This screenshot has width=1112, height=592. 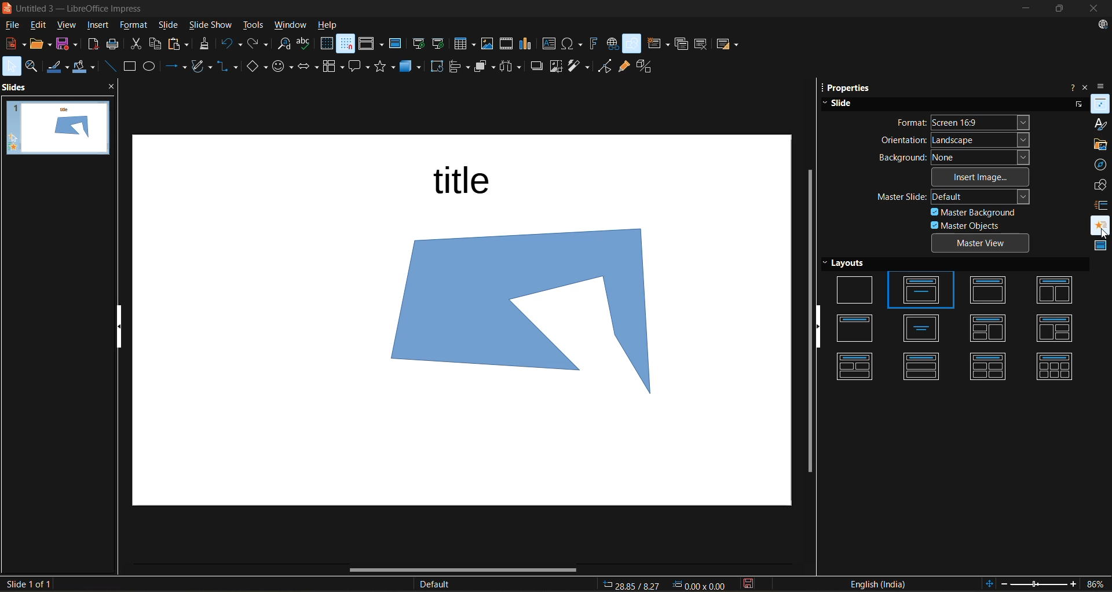 What do you see at coordinates (152, 67) in the screenshot?
I see `ellipse` at bounding box center [152, 67].